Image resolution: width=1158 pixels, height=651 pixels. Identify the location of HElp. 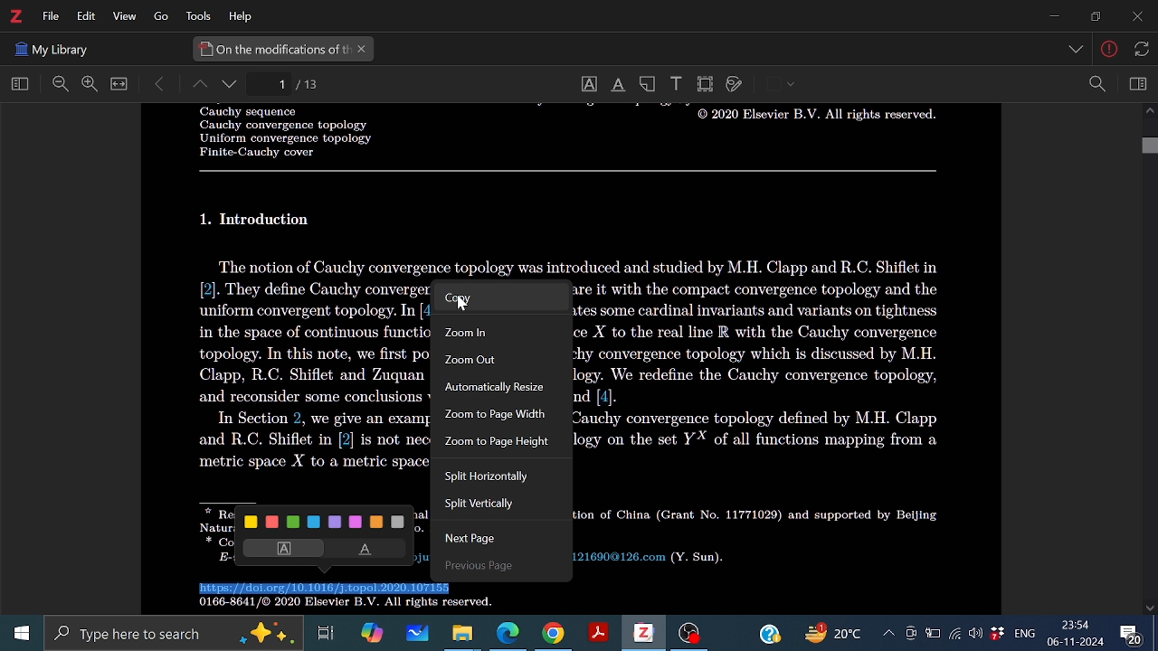
(244, 15).